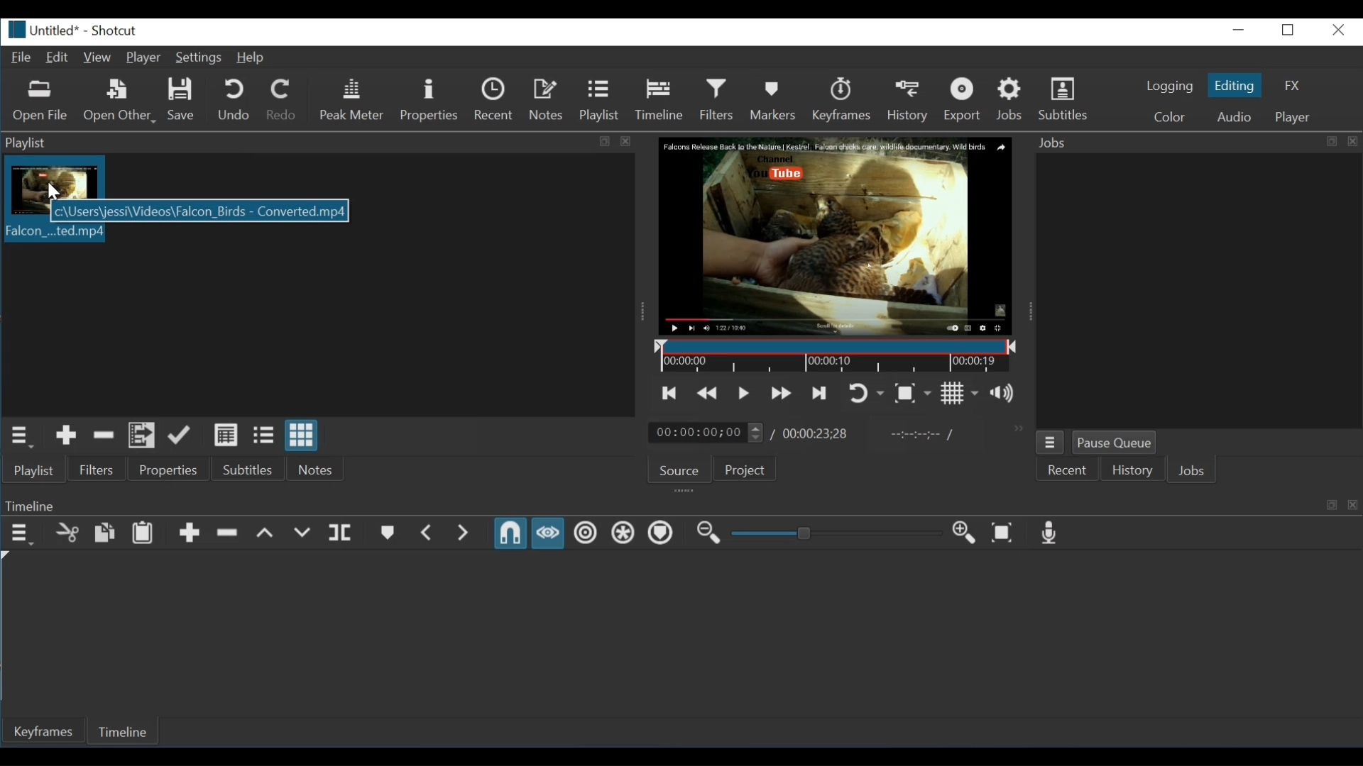  What do you see at coordinates (705, 394) in the screenshot?
I see `play quickly backwards` at bounding box center [705, 394].